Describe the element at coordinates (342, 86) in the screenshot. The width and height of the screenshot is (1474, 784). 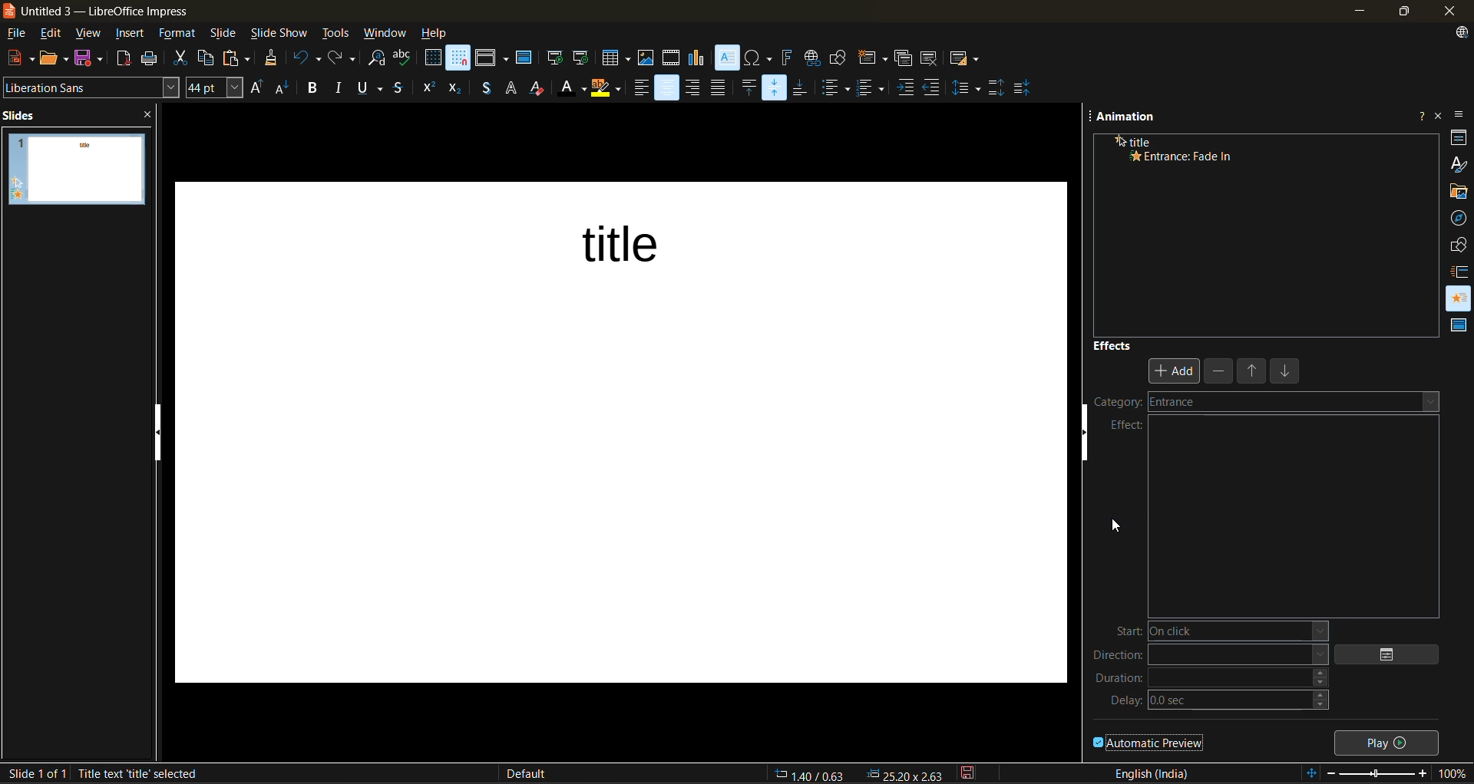
I see `italic` at that location.